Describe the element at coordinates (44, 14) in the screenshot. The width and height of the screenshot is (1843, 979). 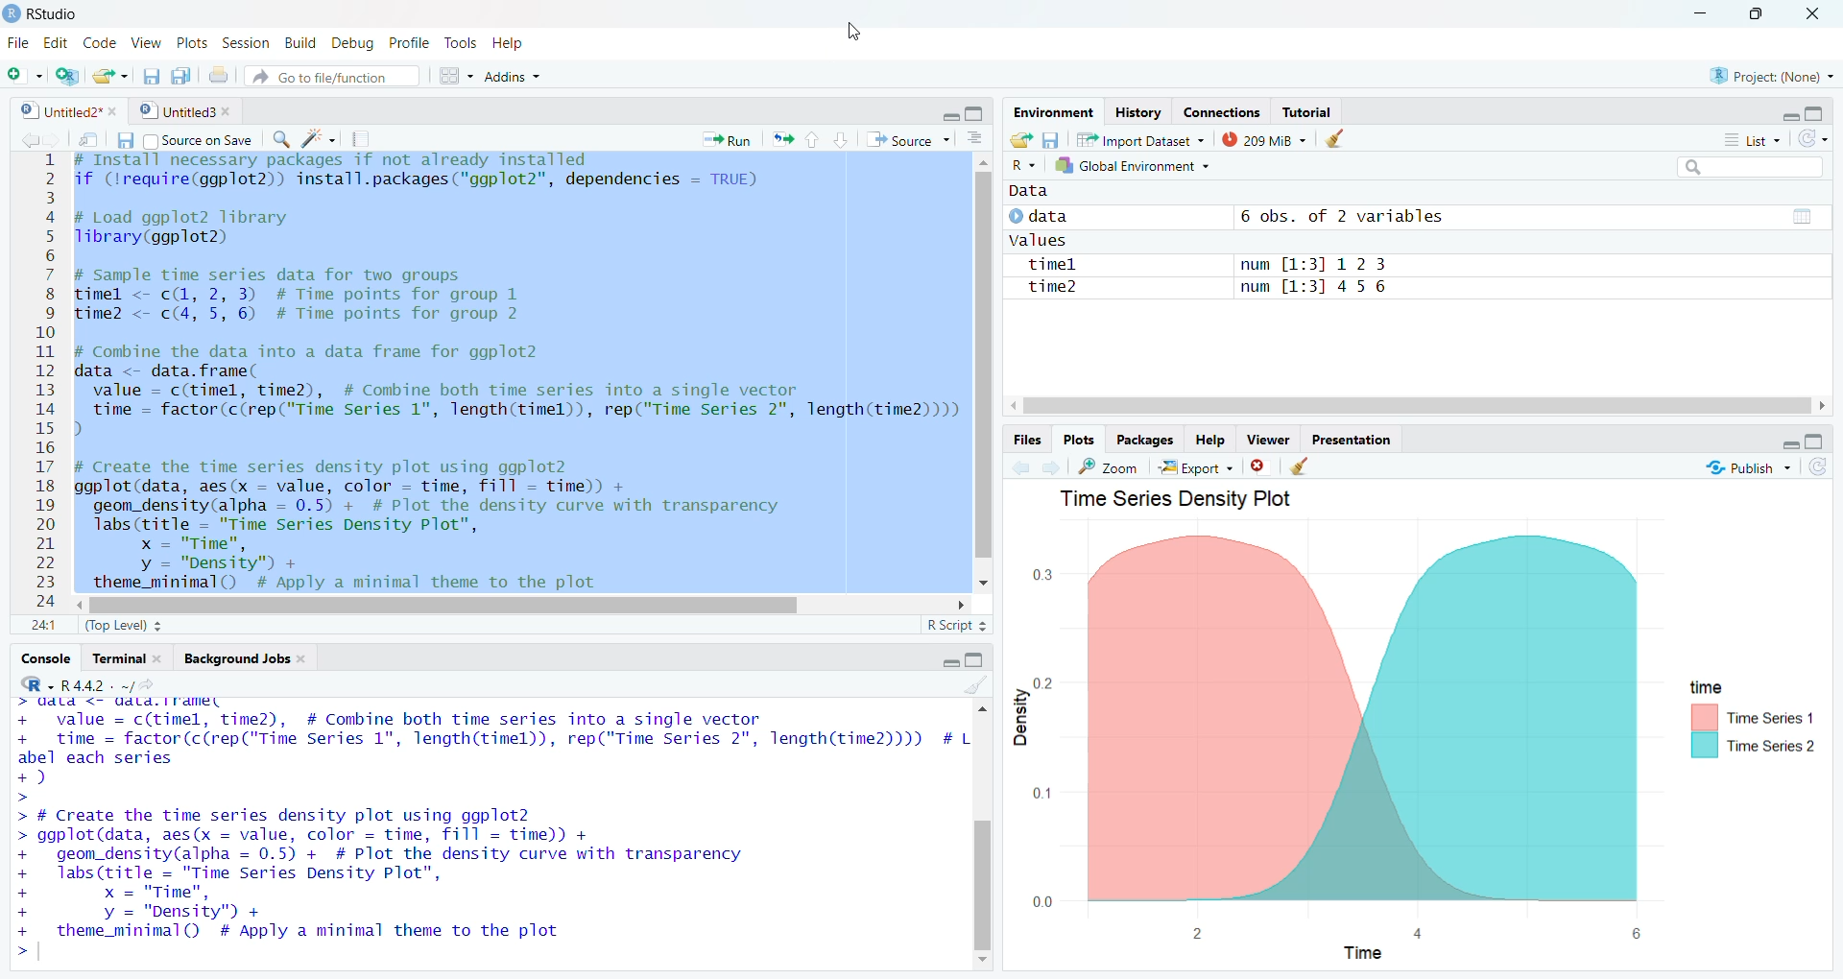
I see `RStudio` at that location.